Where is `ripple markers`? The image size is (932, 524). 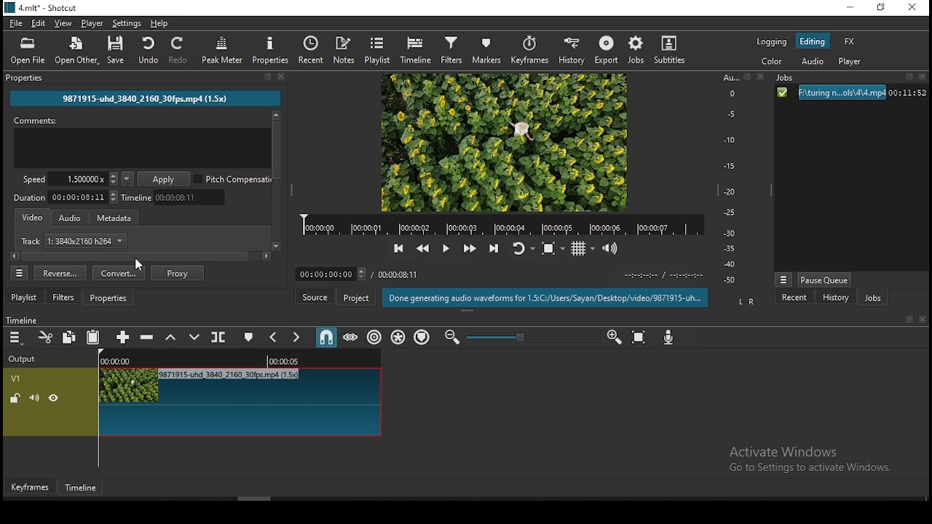
ripple markers is located at coordinates (422, 336).